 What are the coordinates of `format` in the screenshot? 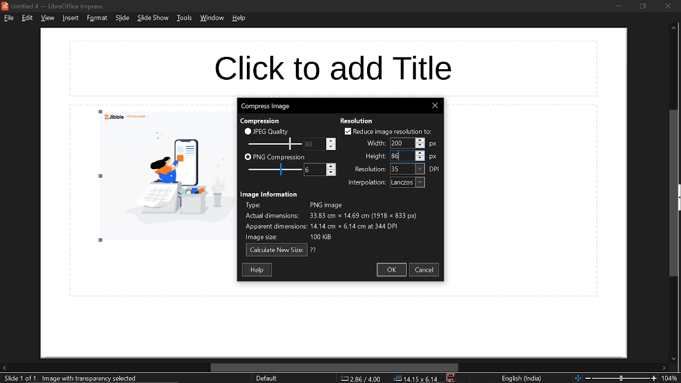 It's located at (97, 18).